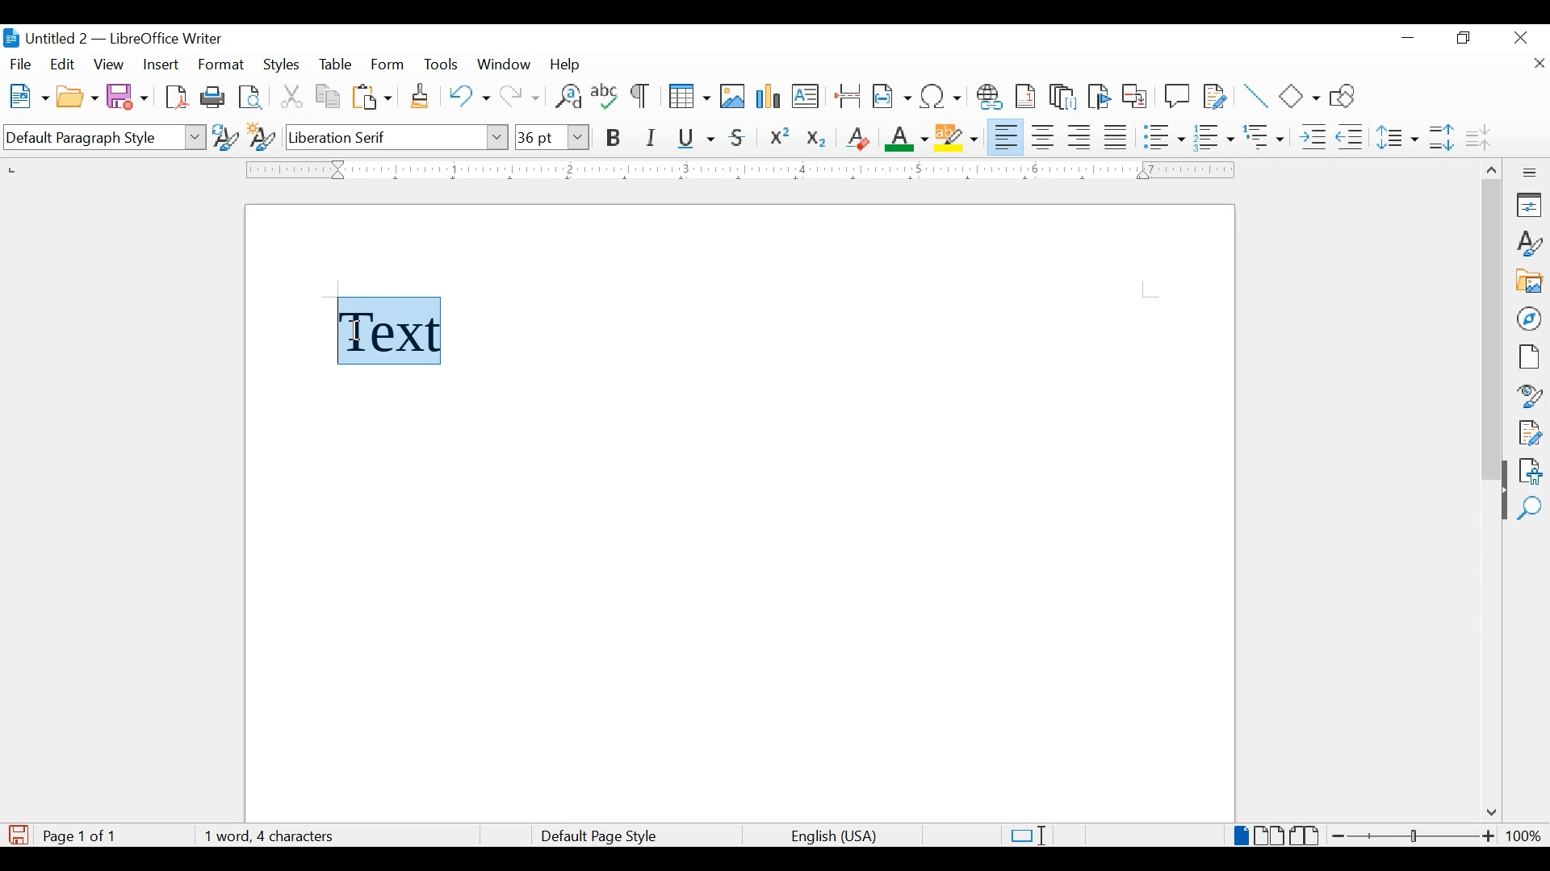 The image size is (1550, 871). What do you see at coordinates (596, 836) in the screenshot?
I see `default page style` at bounding box center [596, 836].